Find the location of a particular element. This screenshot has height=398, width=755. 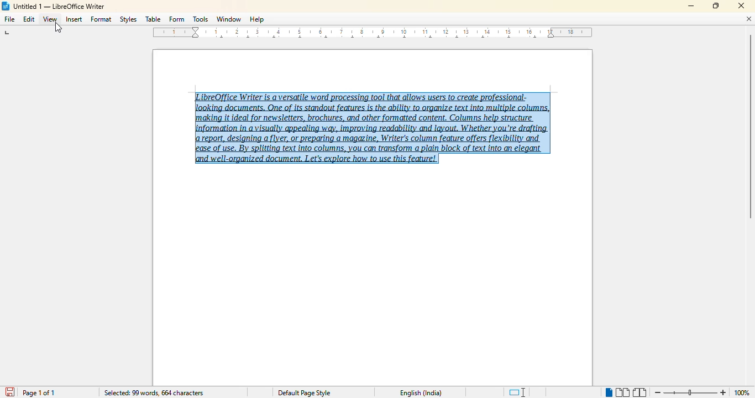

save document is located at coordinates (11, 391).